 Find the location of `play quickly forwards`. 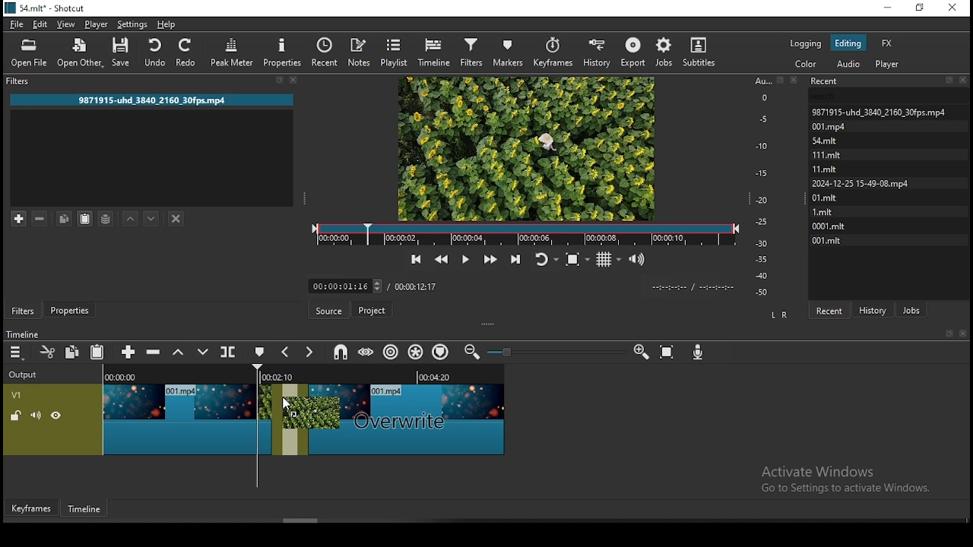

play quickly forwards is located at coordinates (488, 258).